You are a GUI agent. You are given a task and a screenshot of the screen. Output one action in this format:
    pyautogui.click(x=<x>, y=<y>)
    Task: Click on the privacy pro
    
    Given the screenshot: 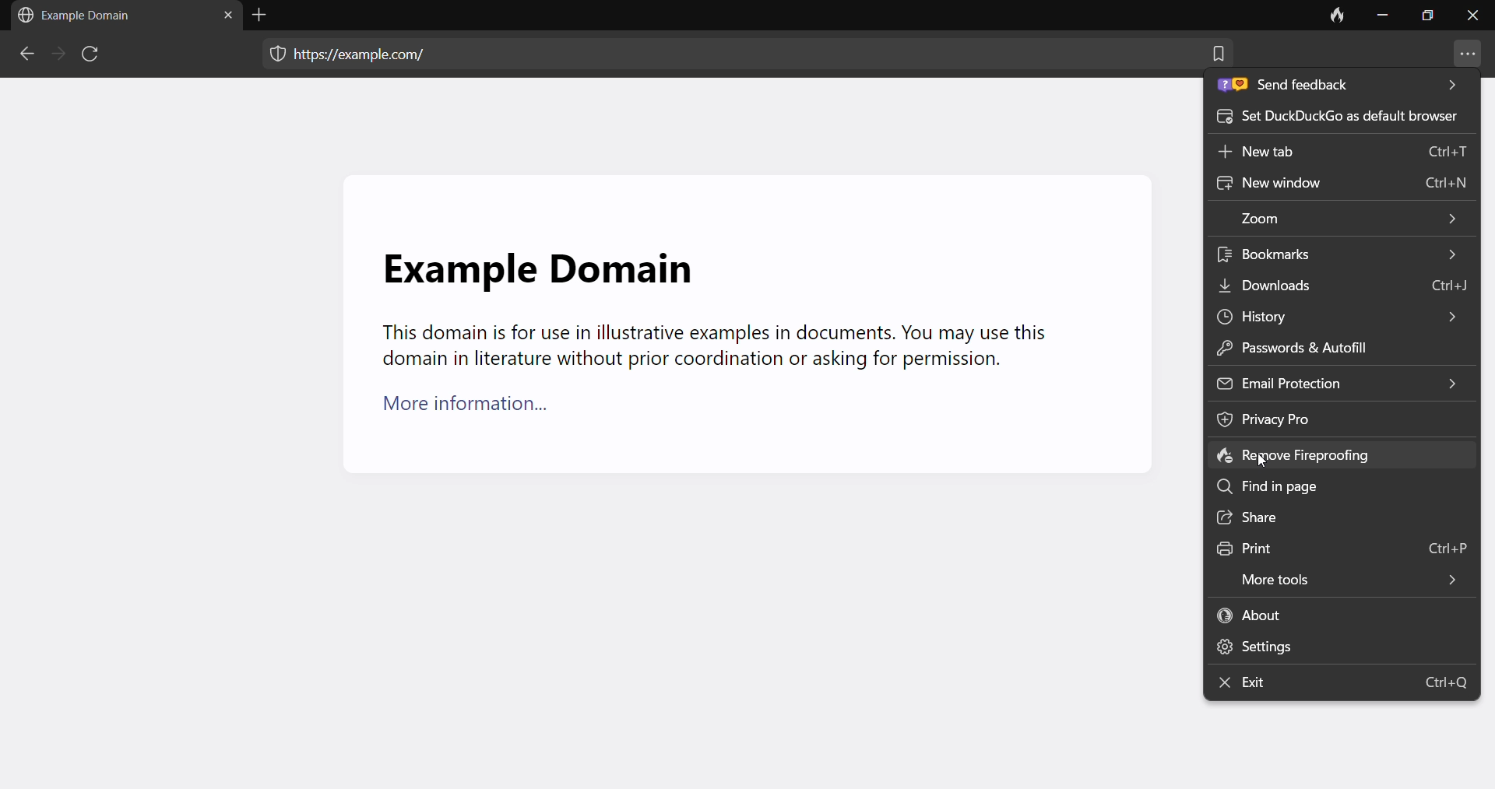 What is the action you would take?
    pyautogui.click(x=1304, y=419)
    